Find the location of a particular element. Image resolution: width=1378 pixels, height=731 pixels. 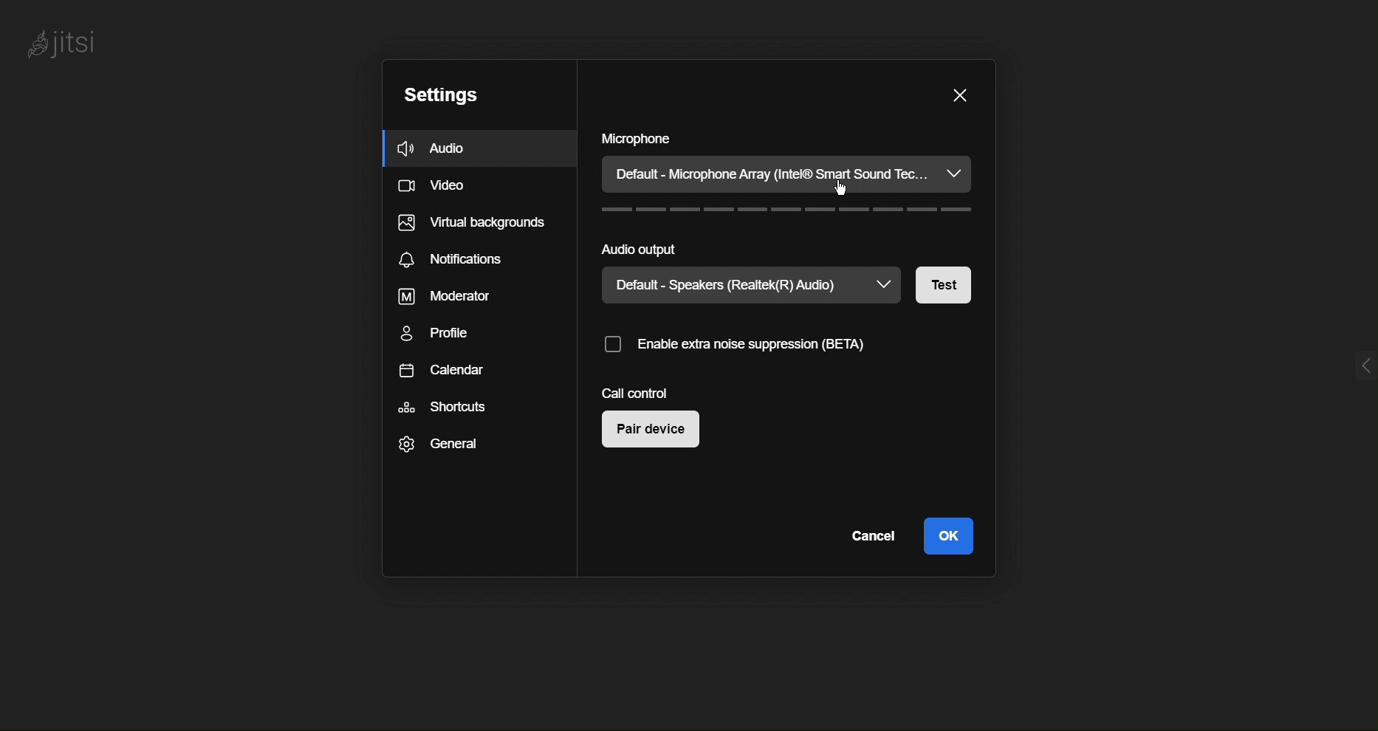

Call Control is located at coordinates (640, 392).